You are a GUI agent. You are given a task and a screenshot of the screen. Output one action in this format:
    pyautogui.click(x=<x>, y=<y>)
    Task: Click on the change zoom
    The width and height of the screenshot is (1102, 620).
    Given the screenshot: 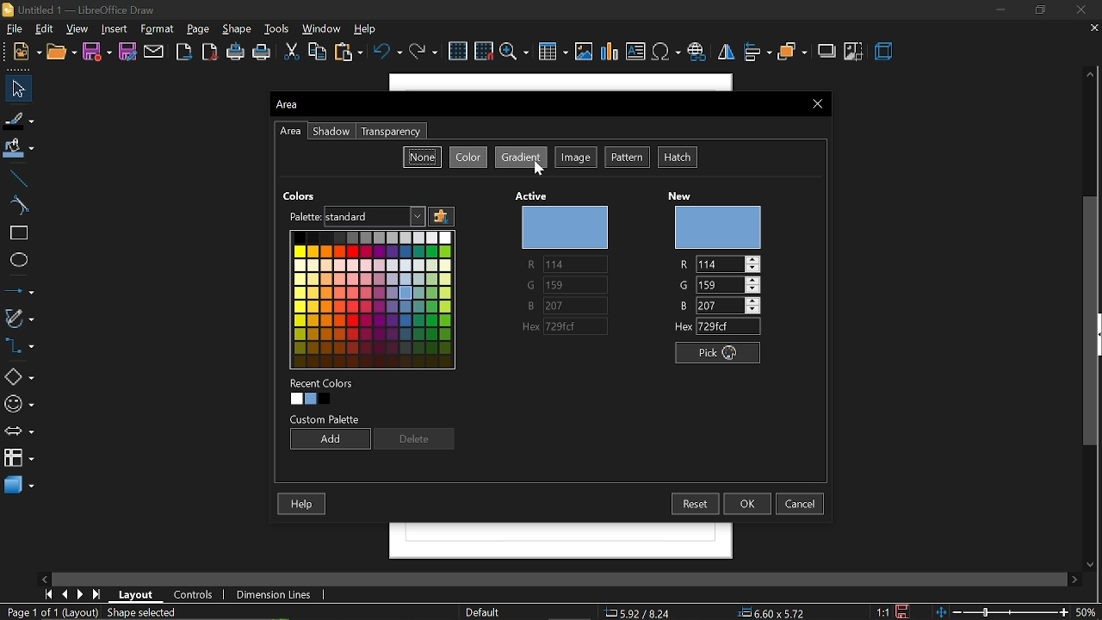 What is the action you would take?
    pyautogui.click(x=1018, y=613)
    